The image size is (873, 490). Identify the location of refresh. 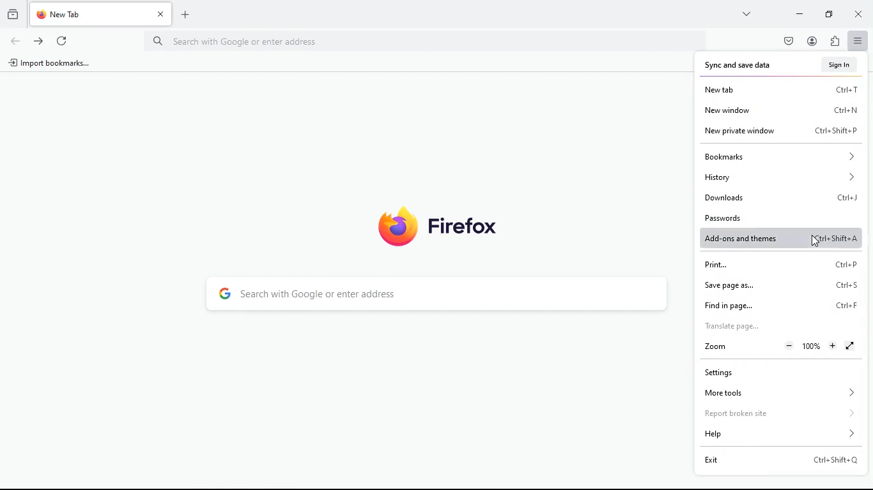
(65, 42).